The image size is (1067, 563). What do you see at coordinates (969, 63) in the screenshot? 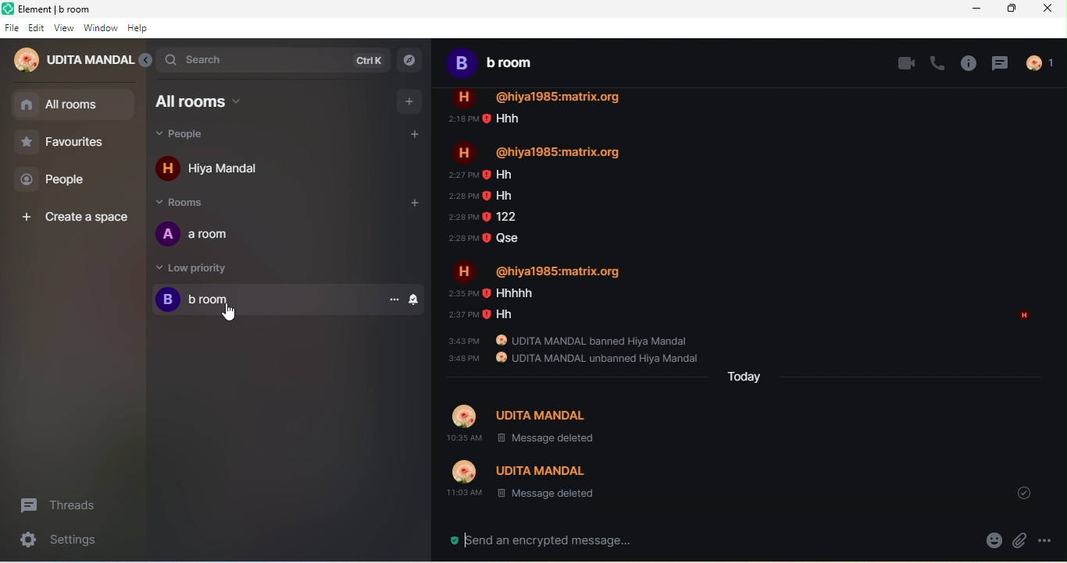
I see `room info` at bounding box center [969, 63].